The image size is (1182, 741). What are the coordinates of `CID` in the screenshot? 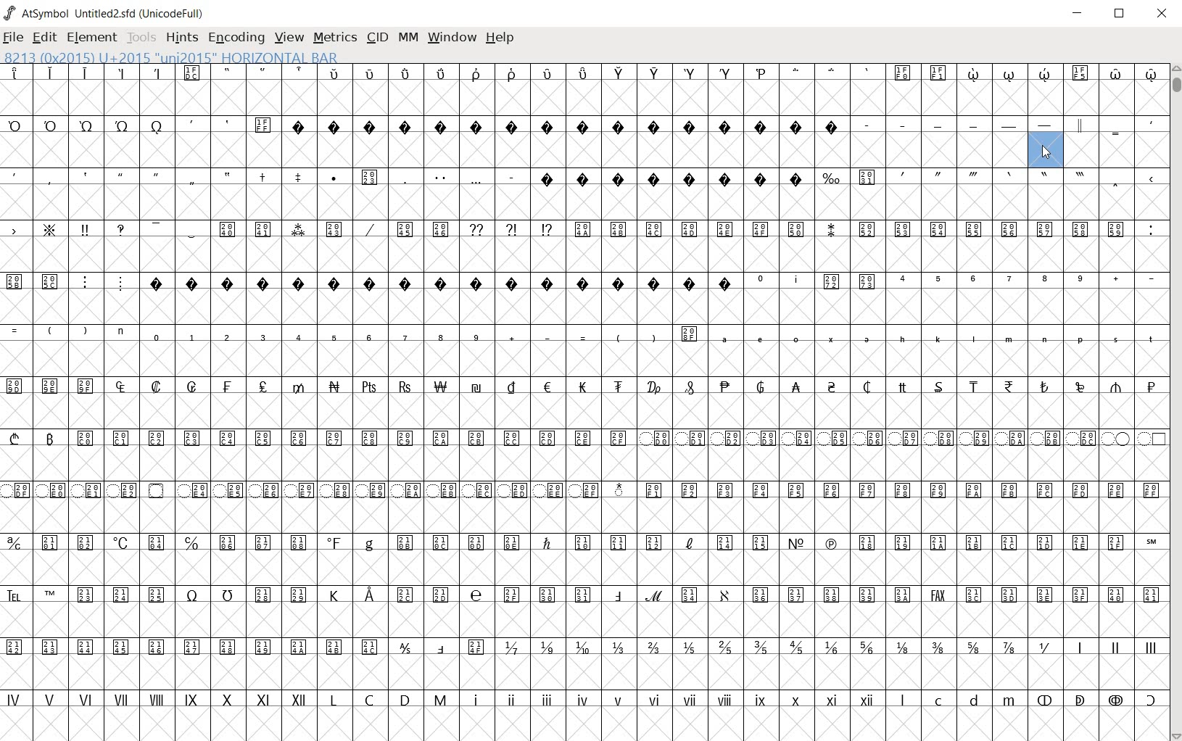 It's located at (377, 37).